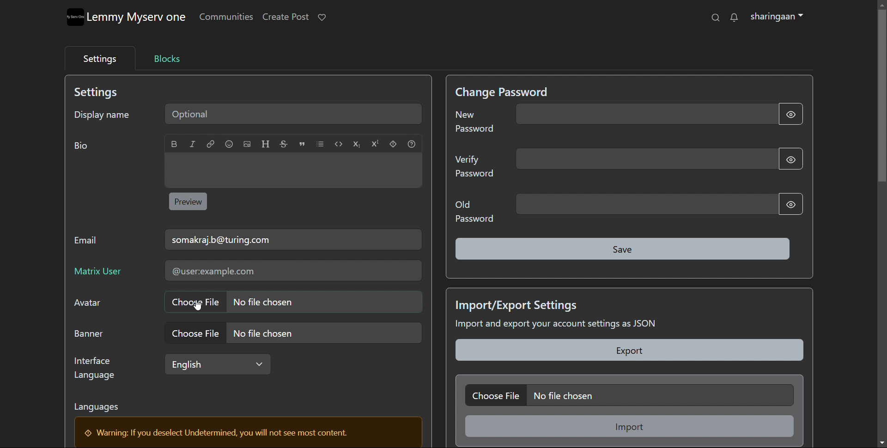 The image size is (887, 448). What do you see at coordinates (579, 326) in the screenshot?
I see `Import and export your account settings as JSON` at bounding box center [579, 326].